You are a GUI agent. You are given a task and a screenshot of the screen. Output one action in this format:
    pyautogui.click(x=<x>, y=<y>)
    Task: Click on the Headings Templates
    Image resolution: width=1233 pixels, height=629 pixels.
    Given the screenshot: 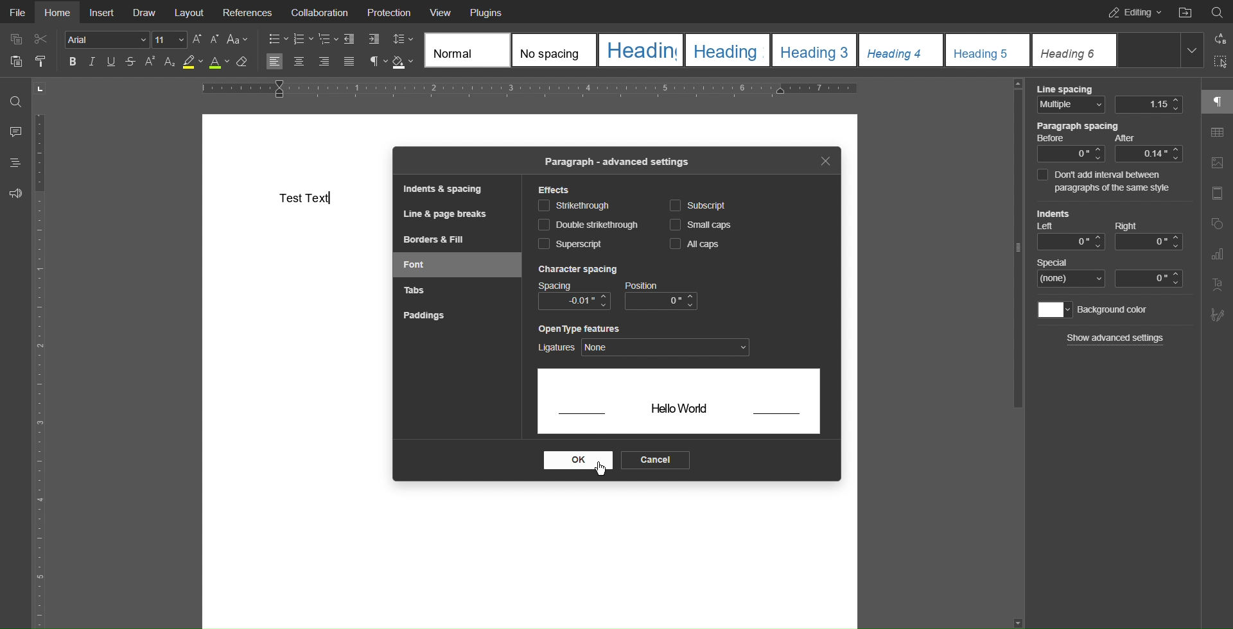 What is the action you would take?
    pyautogui.click(x=811, y=51)
    